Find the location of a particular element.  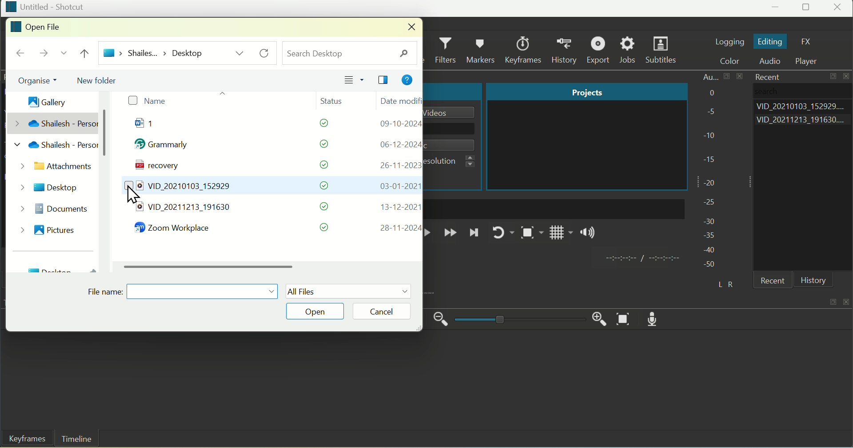

Zoom Workplace is located at coordinates (177, 229).